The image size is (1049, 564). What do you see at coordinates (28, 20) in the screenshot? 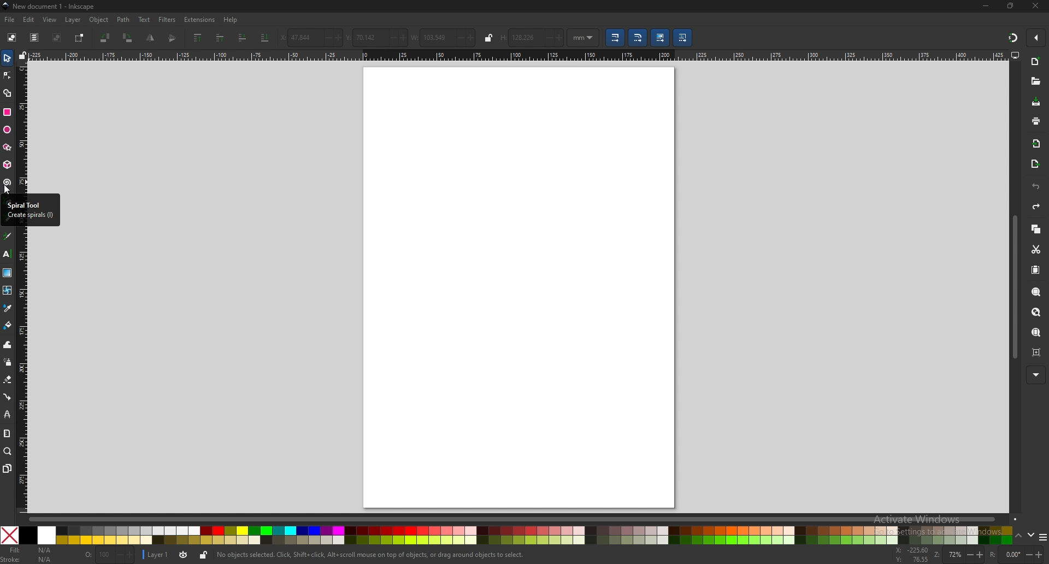
I see `edit` at bounding box center [28, 20].